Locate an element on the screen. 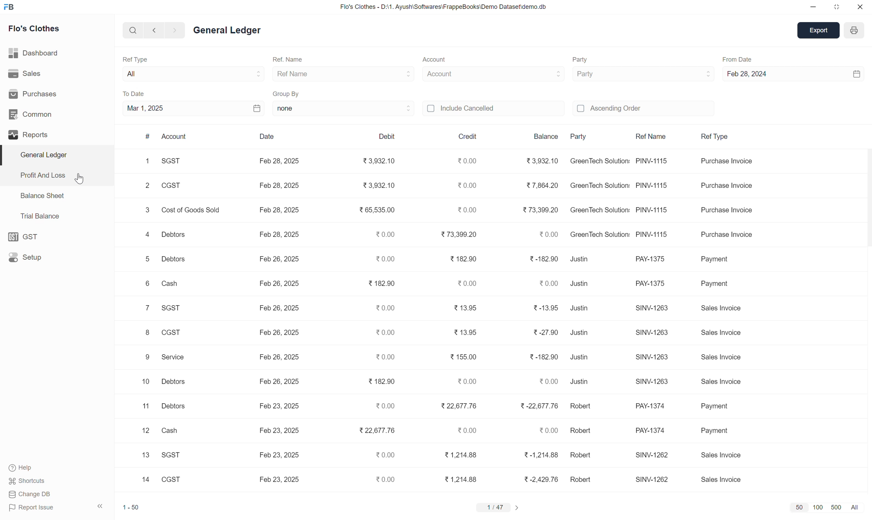  From Date is located at coordinates (739, 57).